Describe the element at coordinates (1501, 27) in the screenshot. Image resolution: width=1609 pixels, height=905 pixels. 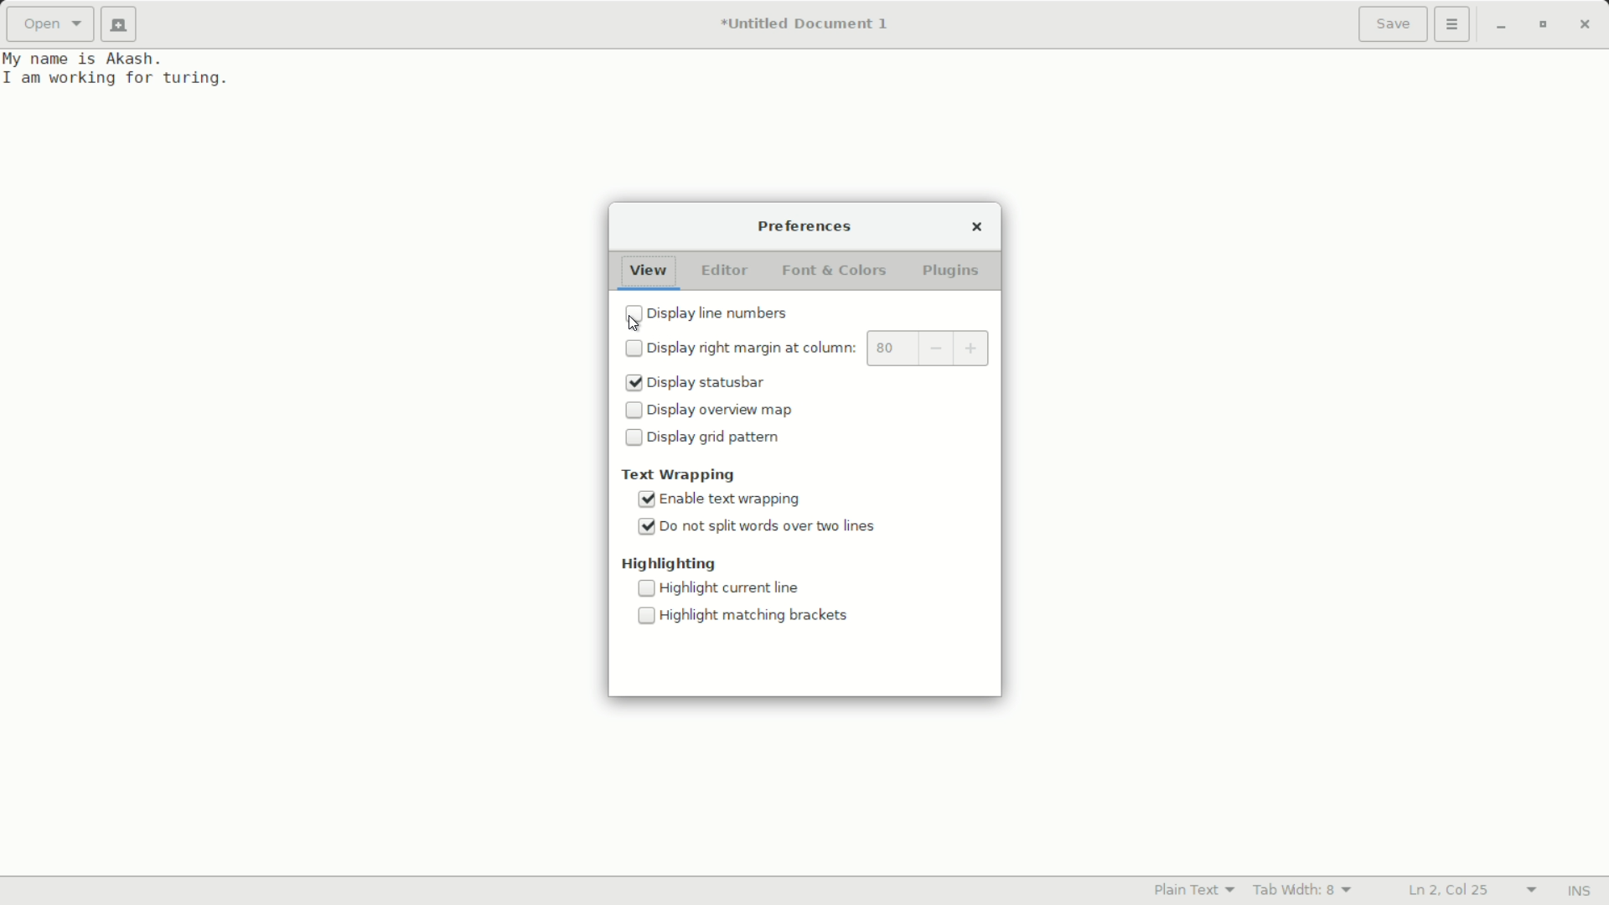
I see `minimize` at that location.